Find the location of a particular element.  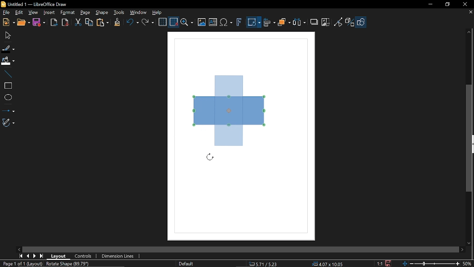

Zoom is located at coordinates (187, 23).